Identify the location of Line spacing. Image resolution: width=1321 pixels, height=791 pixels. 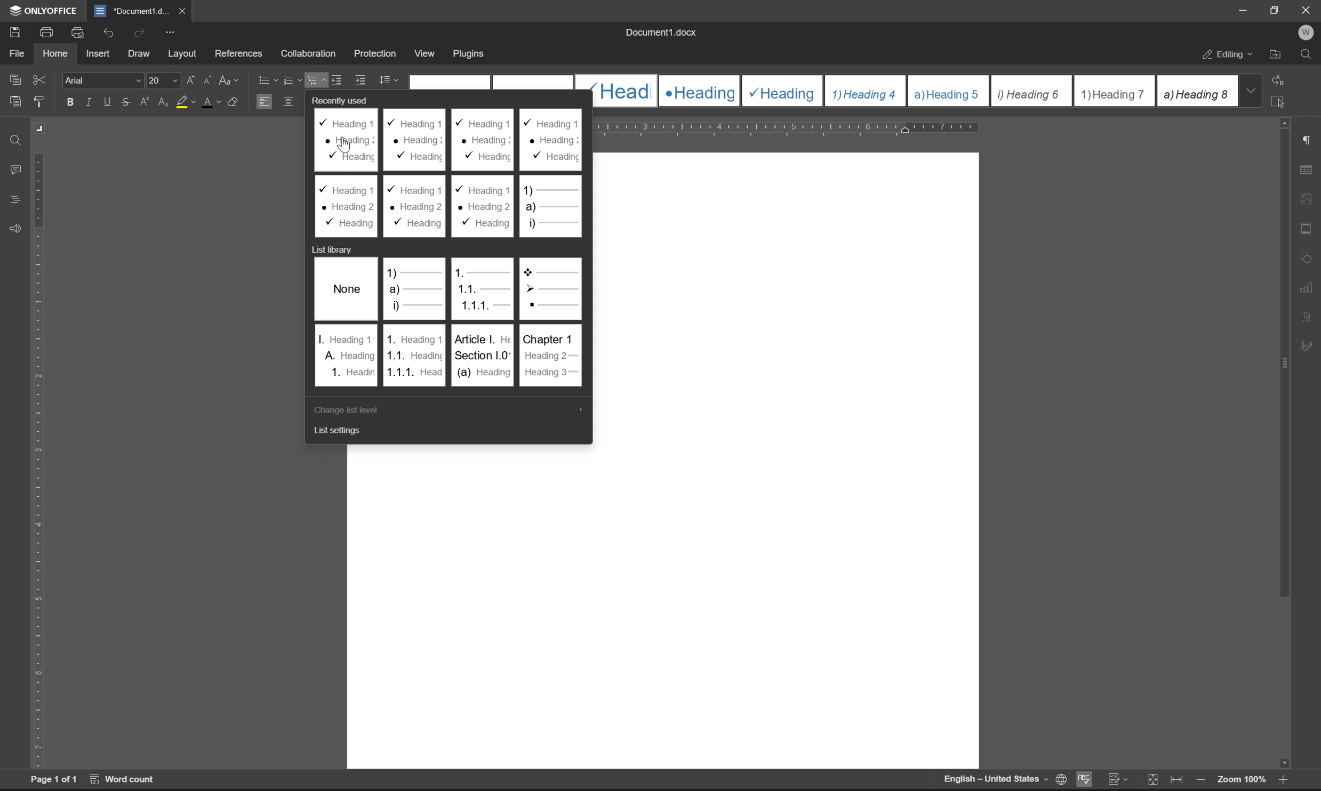
(393, 80).